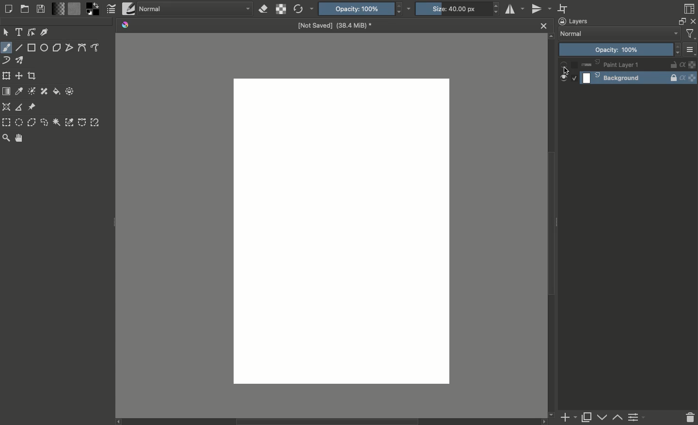  Describe the element at coordinates (618, 418) in the screenshot. I see `Lower layer` at that location.